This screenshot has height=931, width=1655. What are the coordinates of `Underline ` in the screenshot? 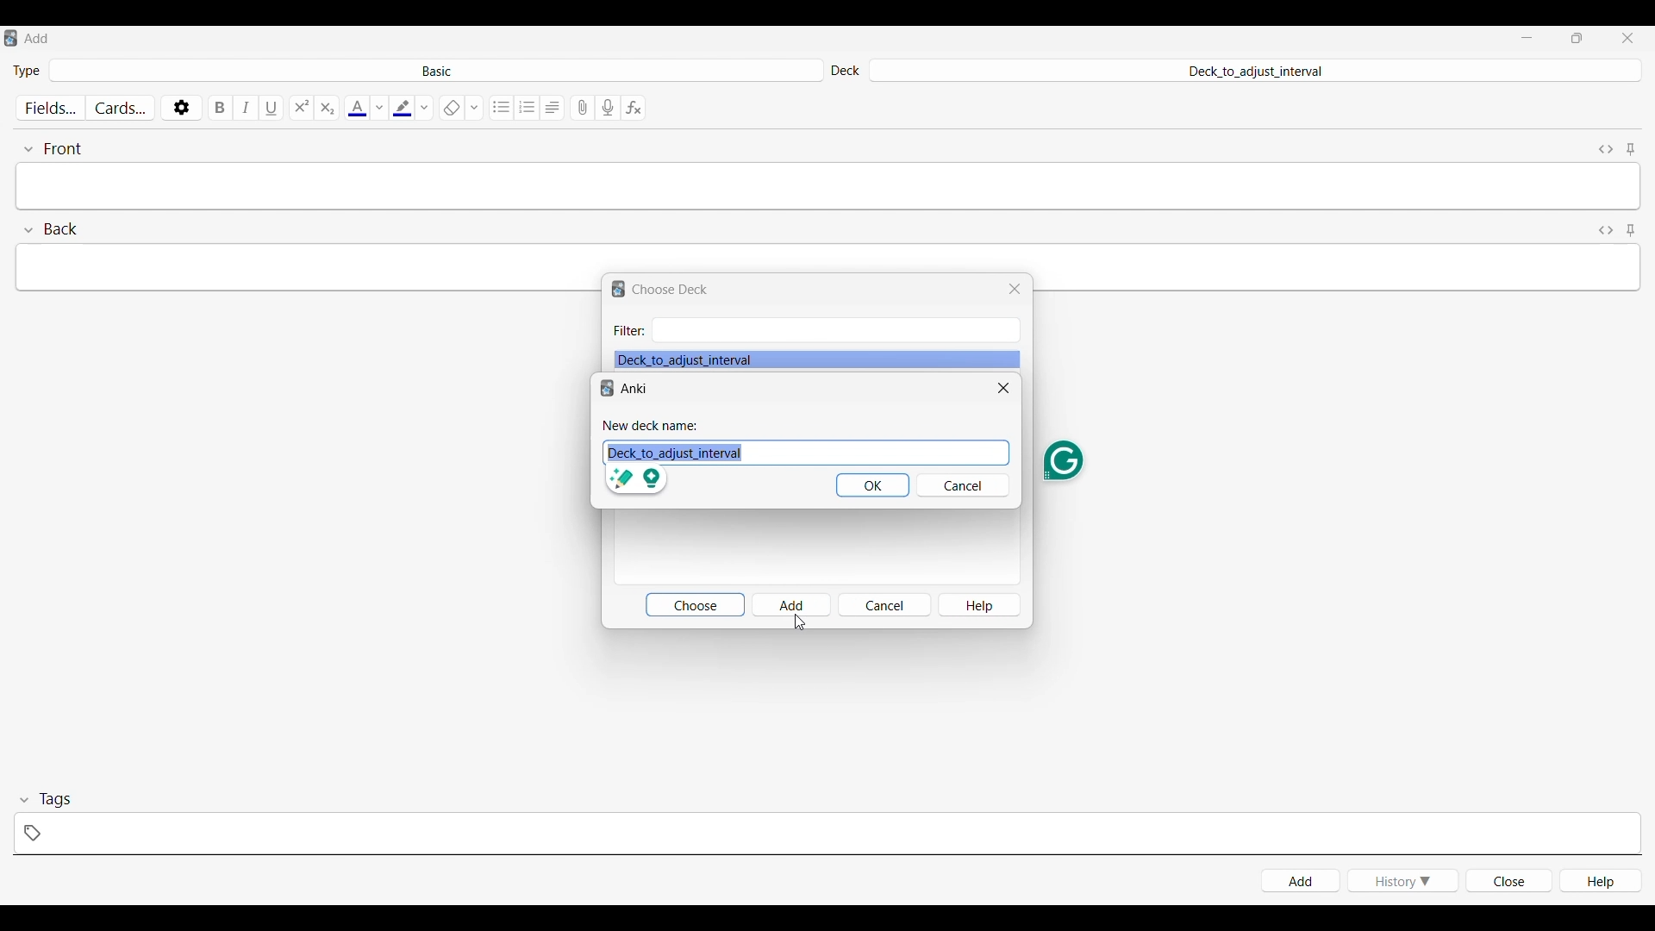 It's located at (273, 107).